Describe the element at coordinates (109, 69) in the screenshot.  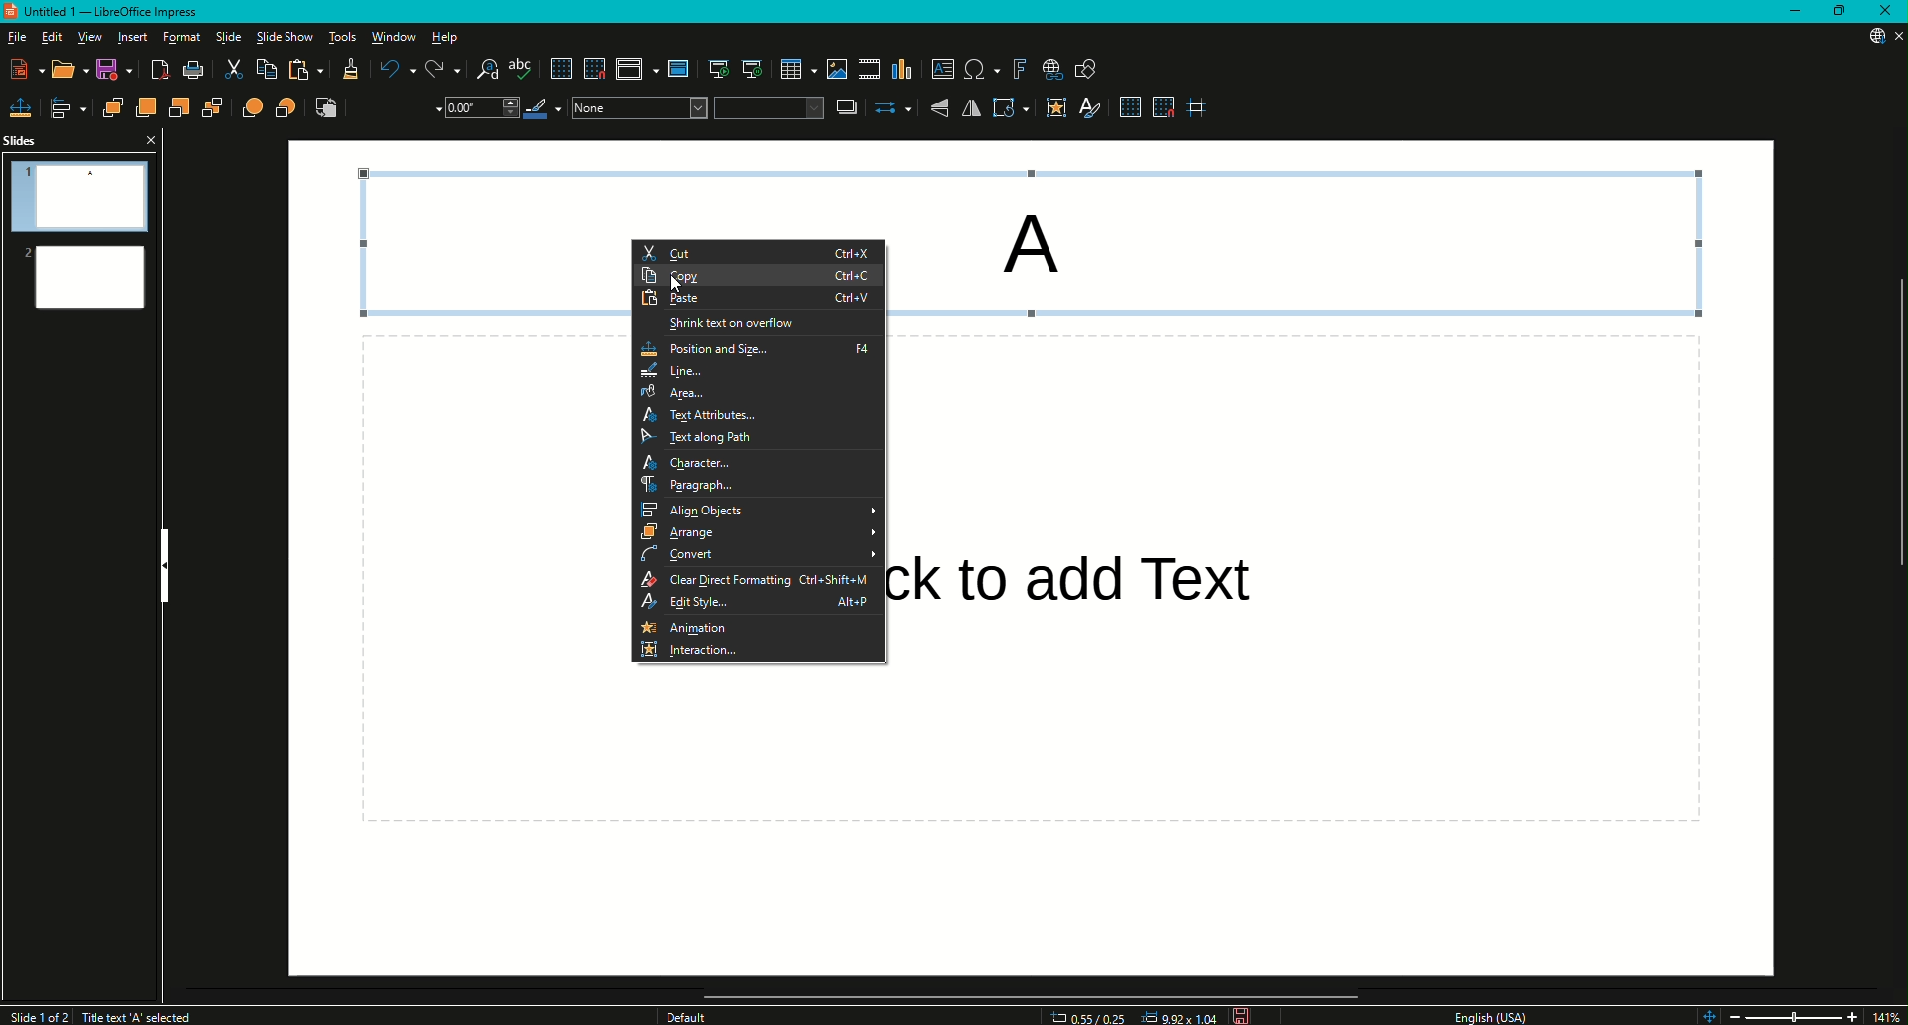
I see `Save` at that location.